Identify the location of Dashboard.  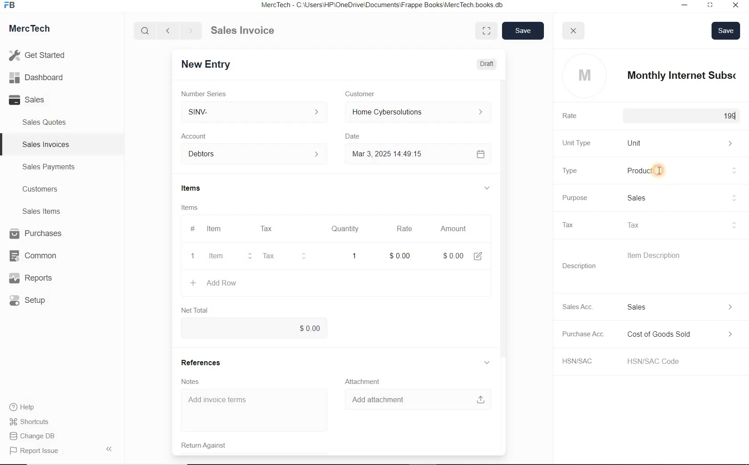
(41, 78).